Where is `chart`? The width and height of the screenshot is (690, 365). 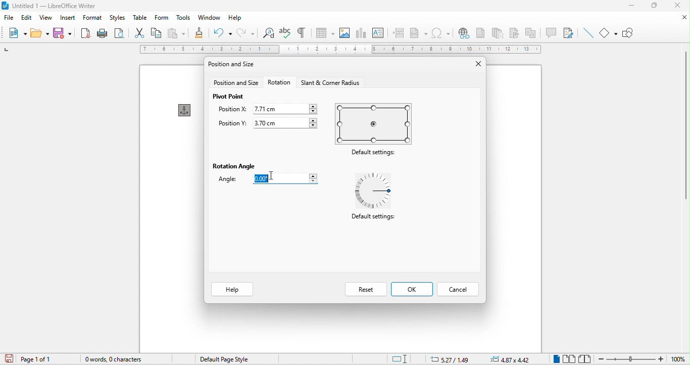
chart is located at coordinates (363, 33).